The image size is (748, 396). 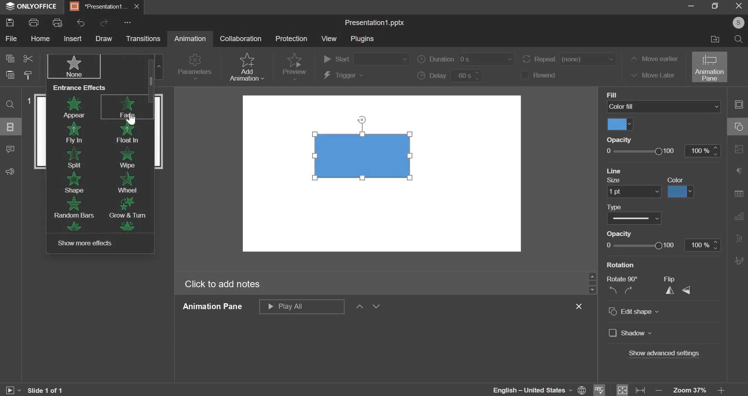 I want to click on feedback, so click(x=10, y=172).